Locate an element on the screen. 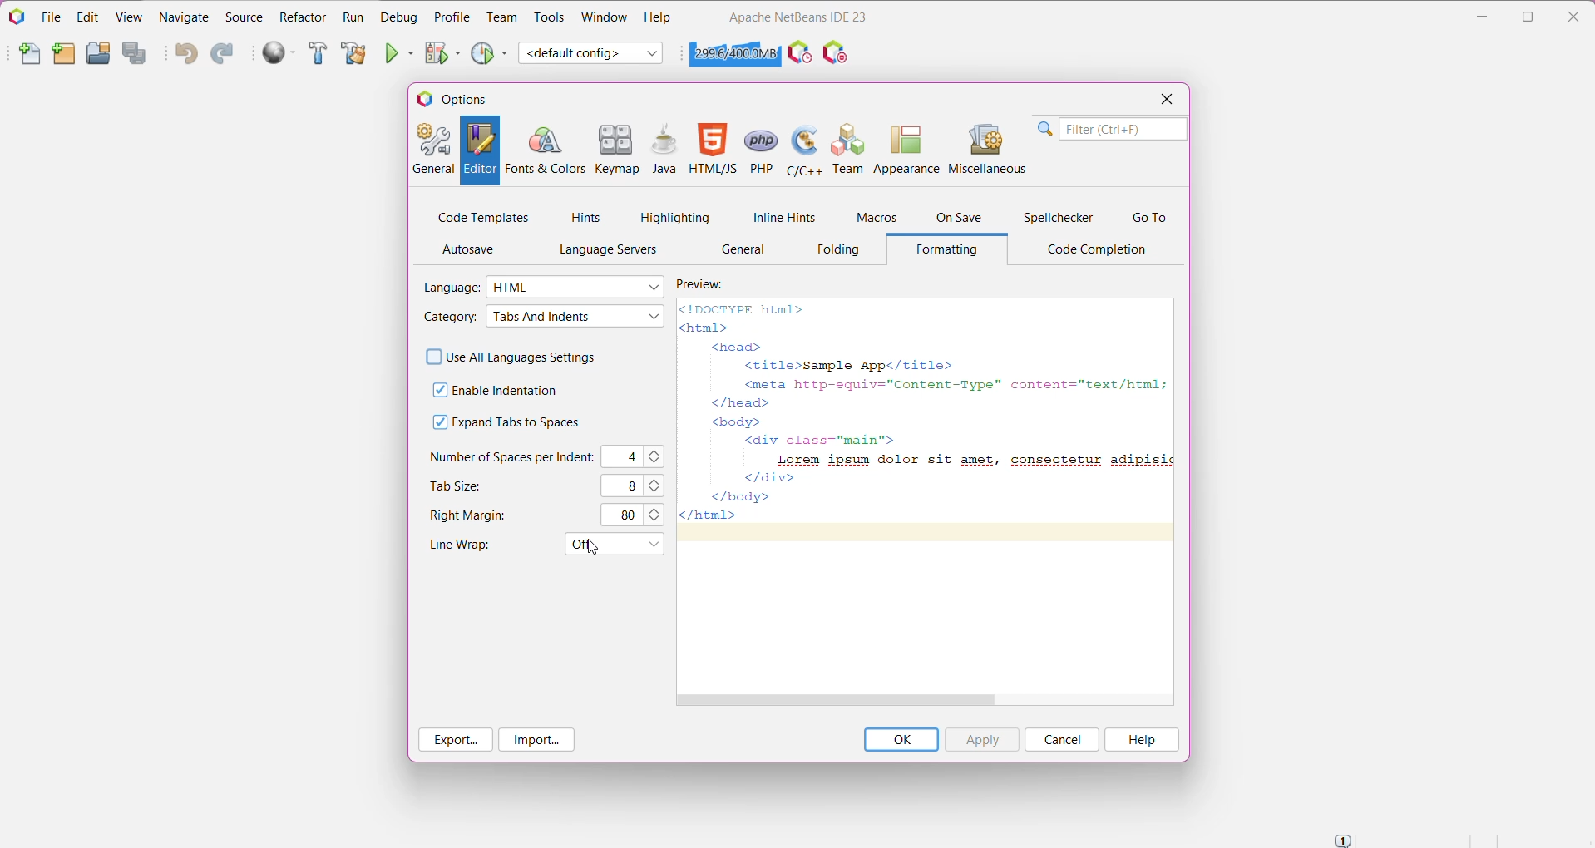  Code Completion is located at coordinates (1101, 250).